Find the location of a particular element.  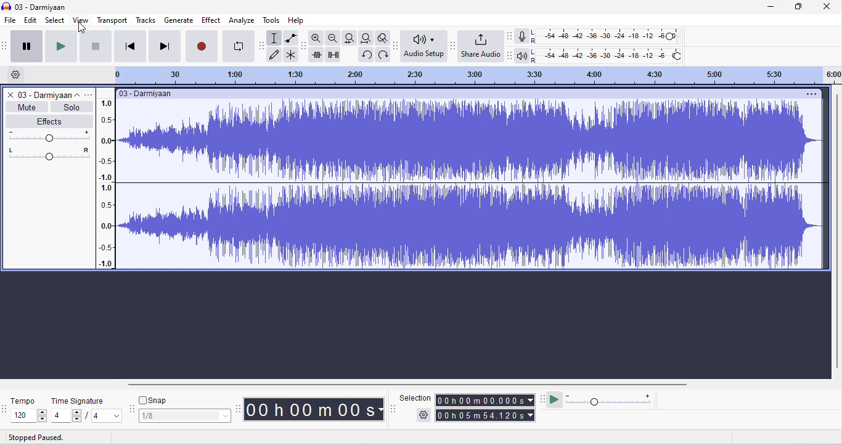

L is located at coordinates (534, 32).